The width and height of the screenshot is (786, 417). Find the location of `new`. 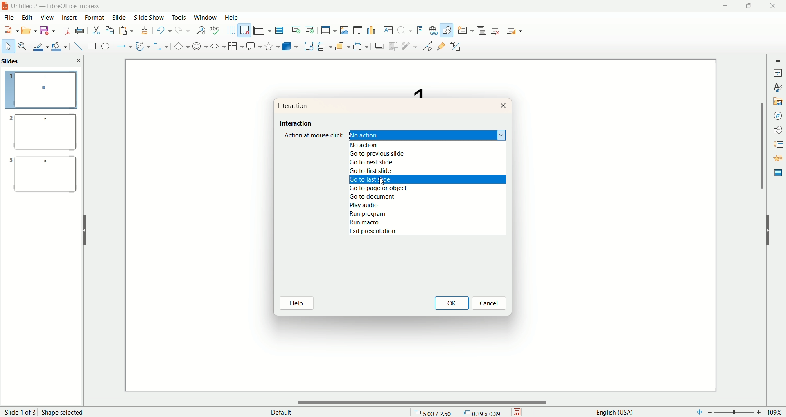

new is located at coordinates (11, 30).